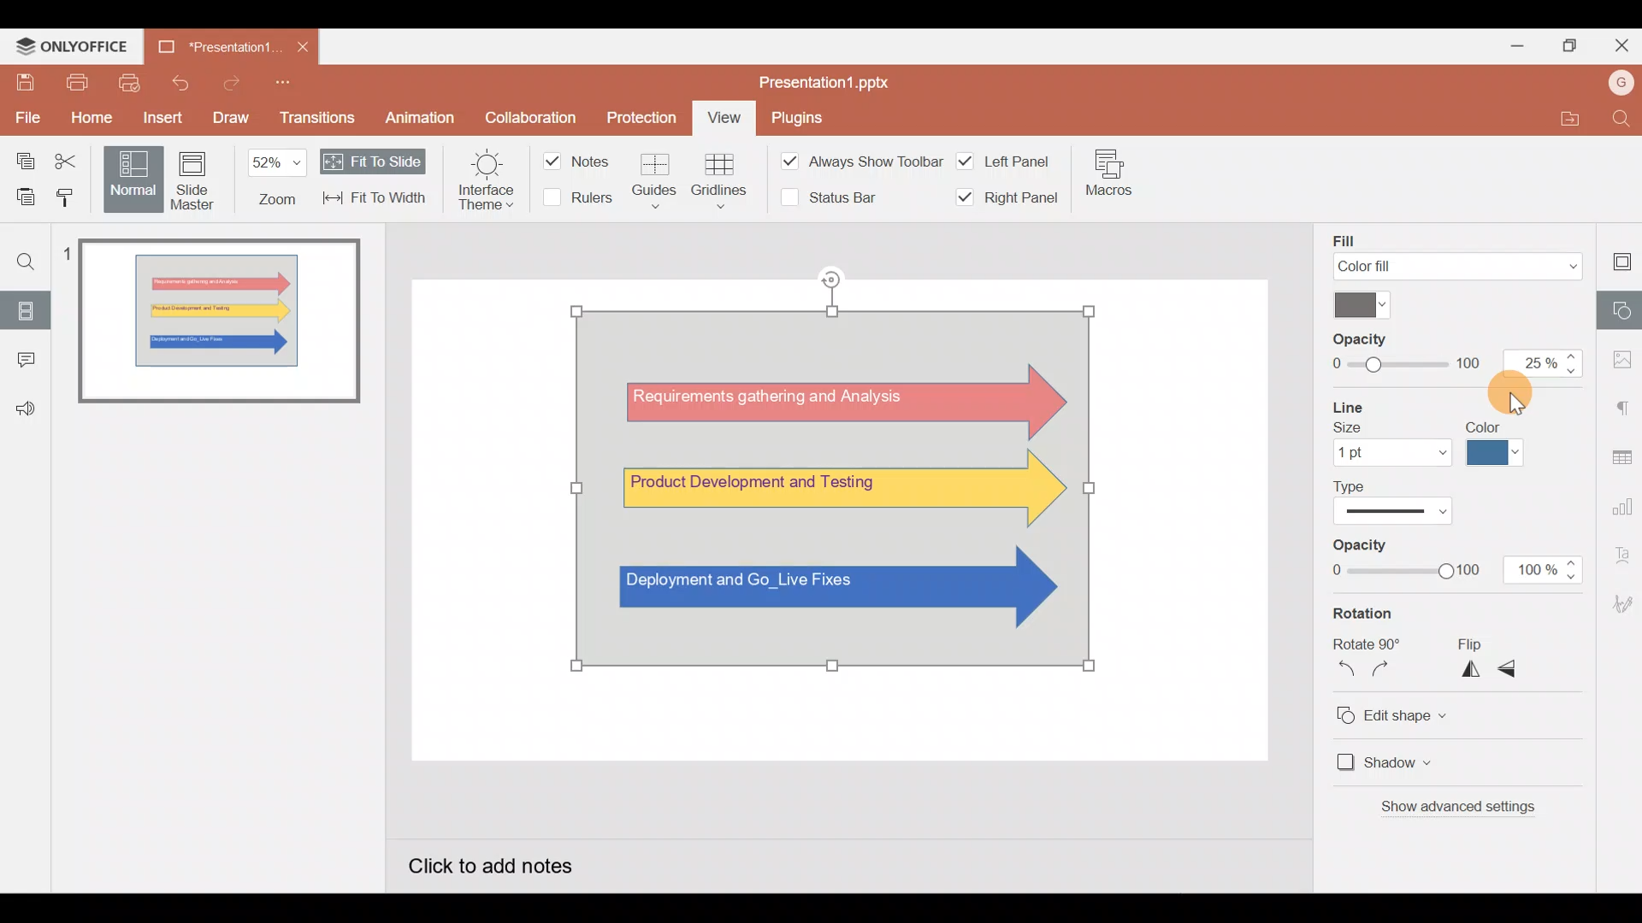  What do you see at coordinates (845, 82) in the screenshot?
I see `Presentation1.pptx` at bounding box center [845, 82].